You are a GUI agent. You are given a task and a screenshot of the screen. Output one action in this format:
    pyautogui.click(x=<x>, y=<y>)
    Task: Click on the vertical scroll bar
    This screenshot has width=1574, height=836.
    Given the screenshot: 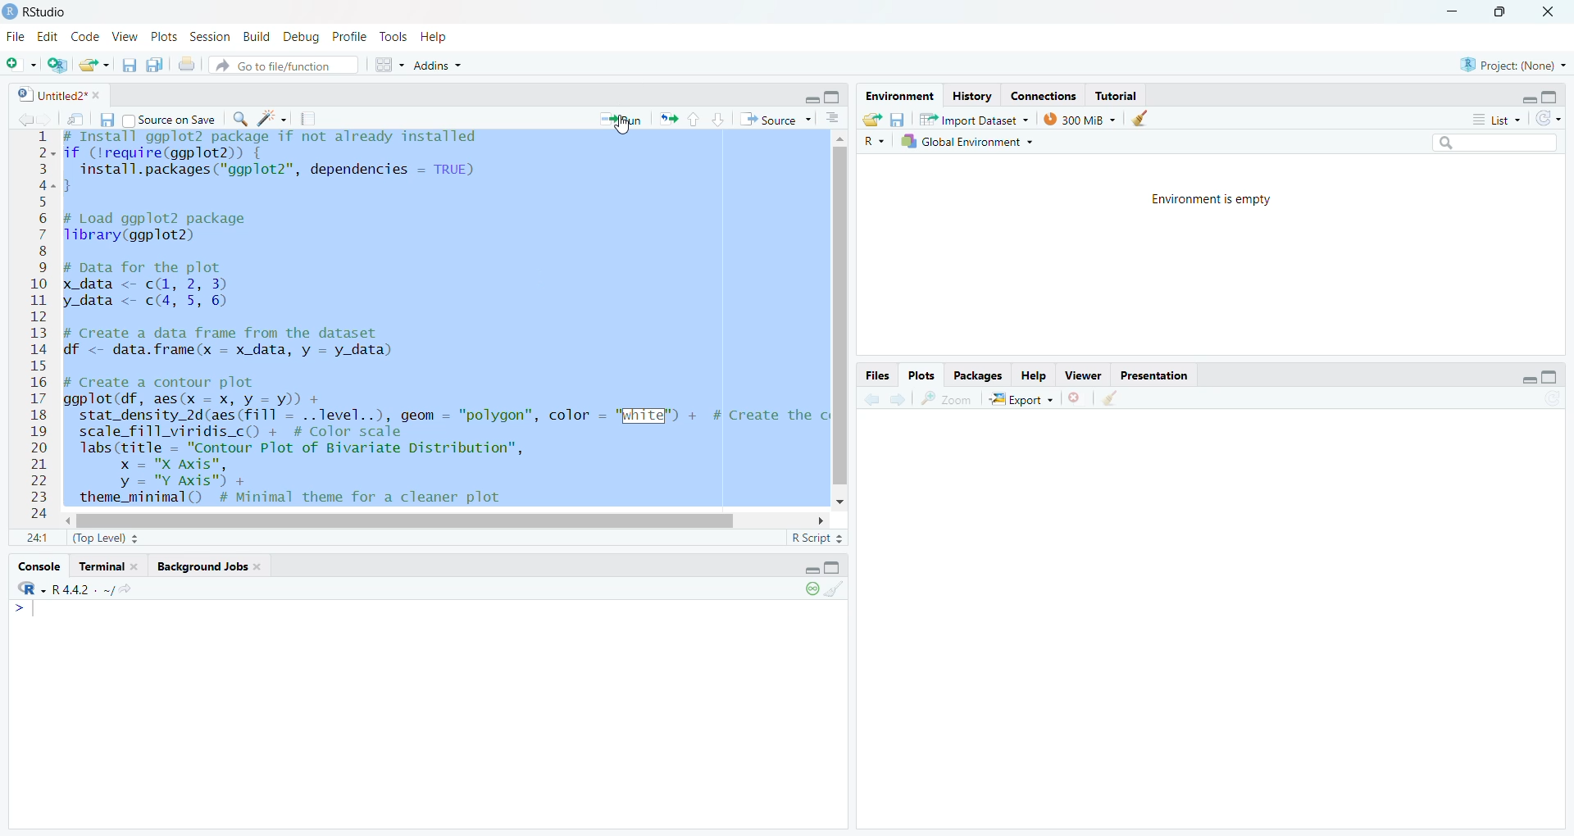 What is the action you would take?
    pyautogui.click(x=839, y=317)
    